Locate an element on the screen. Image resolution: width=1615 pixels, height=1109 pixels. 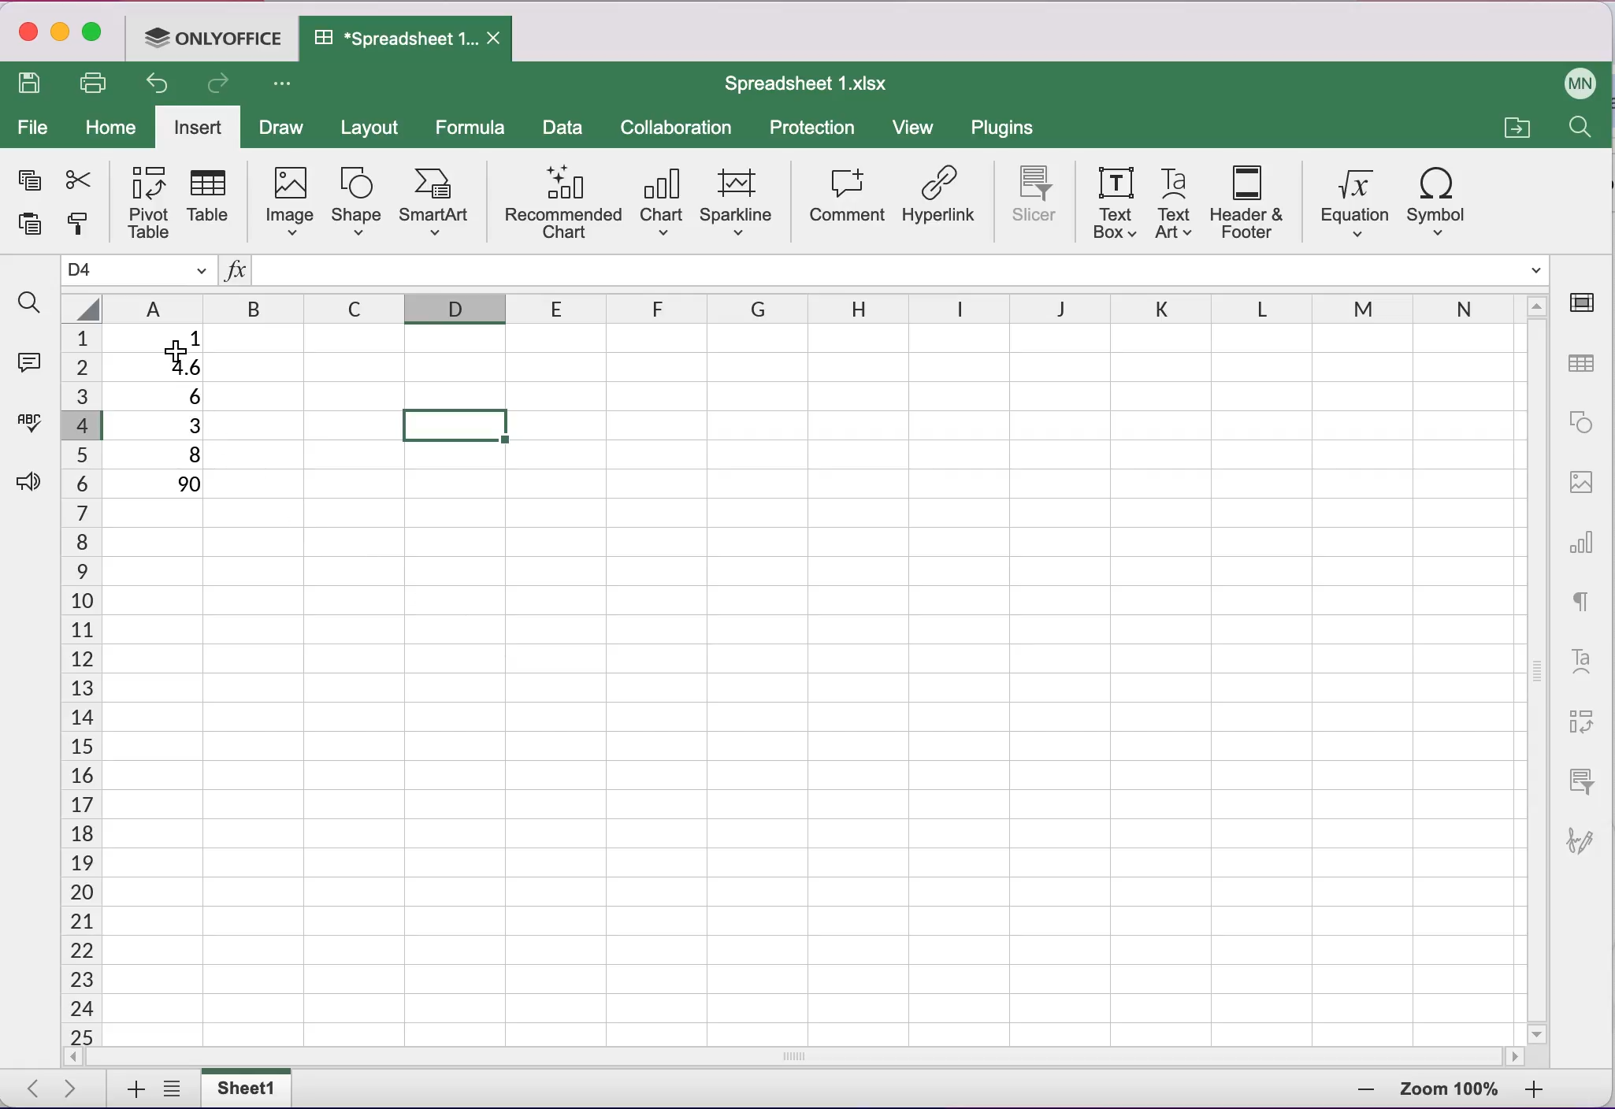
text art is located at coordinates (1173, 204).